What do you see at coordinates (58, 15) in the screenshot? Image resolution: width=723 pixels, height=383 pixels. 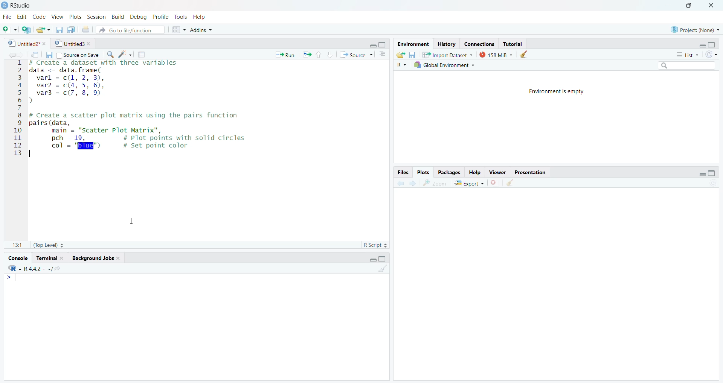 I see `View` at bounding box center [58, 15].